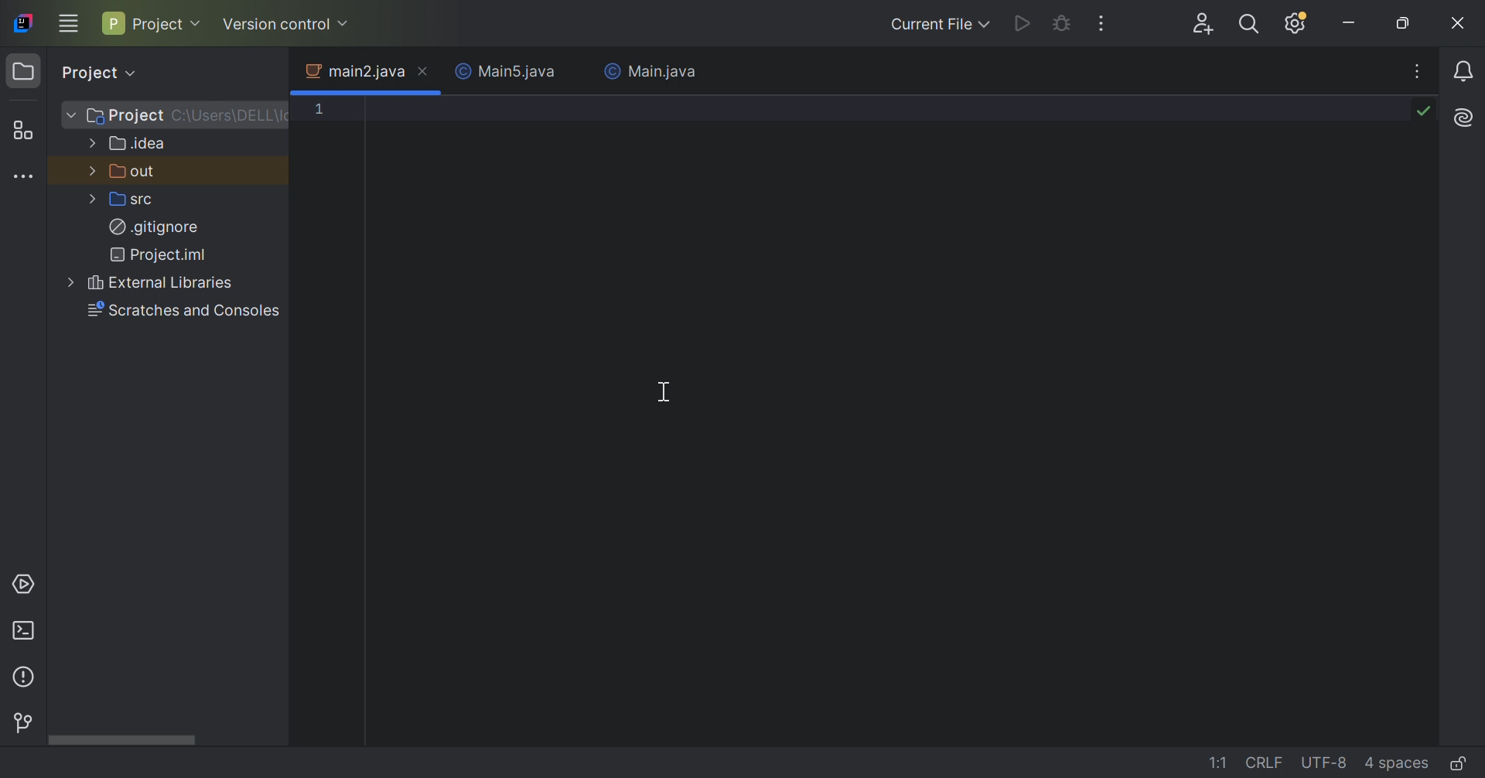 The image size is (1485, 778). Describe the element at coordinates (70, 23) in the screenshot. I see `Main menu` at that location.